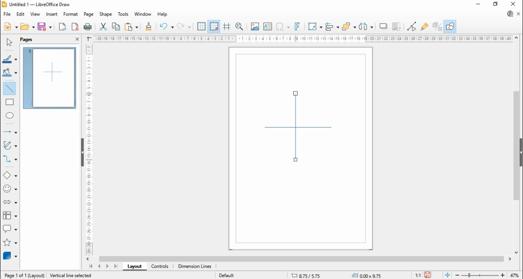 The image size is (523, 279). I want to click on pan and zoom, so click(239, 26).